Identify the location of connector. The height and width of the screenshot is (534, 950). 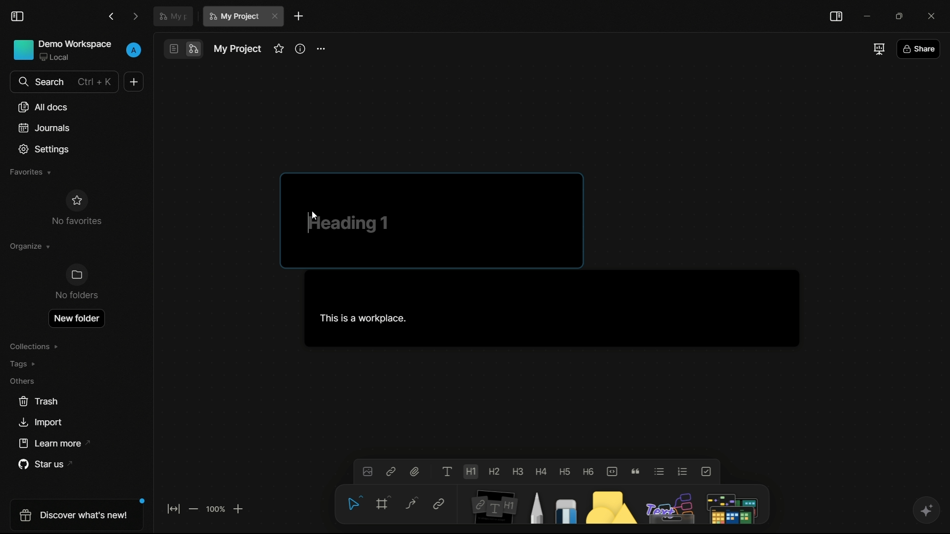
(409, 503).